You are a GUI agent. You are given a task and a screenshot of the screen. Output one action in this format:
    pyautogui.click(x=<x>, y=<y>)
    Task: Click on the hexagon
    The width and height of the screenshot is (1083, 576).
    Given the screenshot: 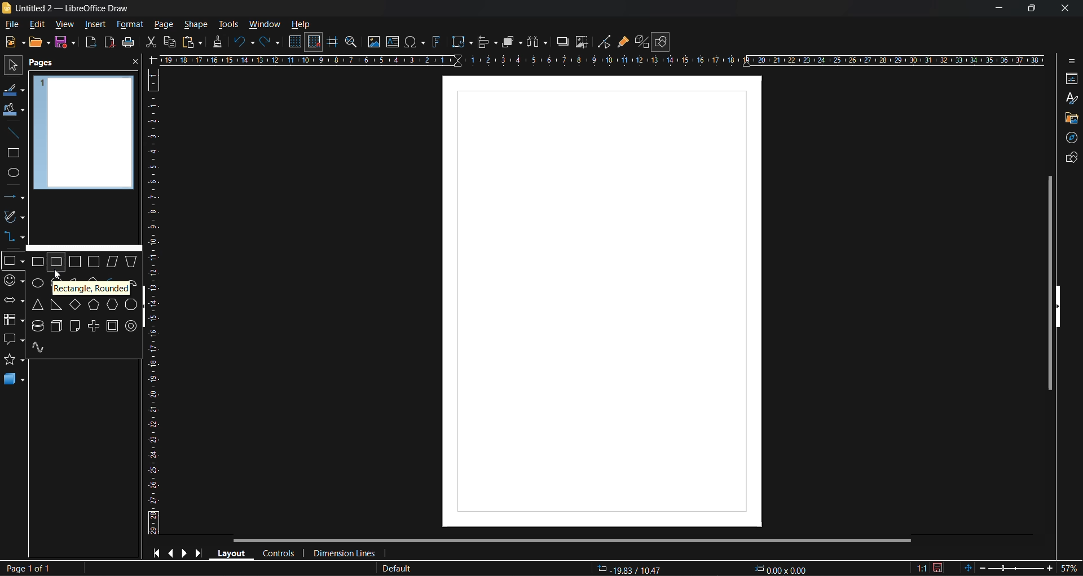 What is the action you would take?
    pyautogui.click(x=112, y=304)
    